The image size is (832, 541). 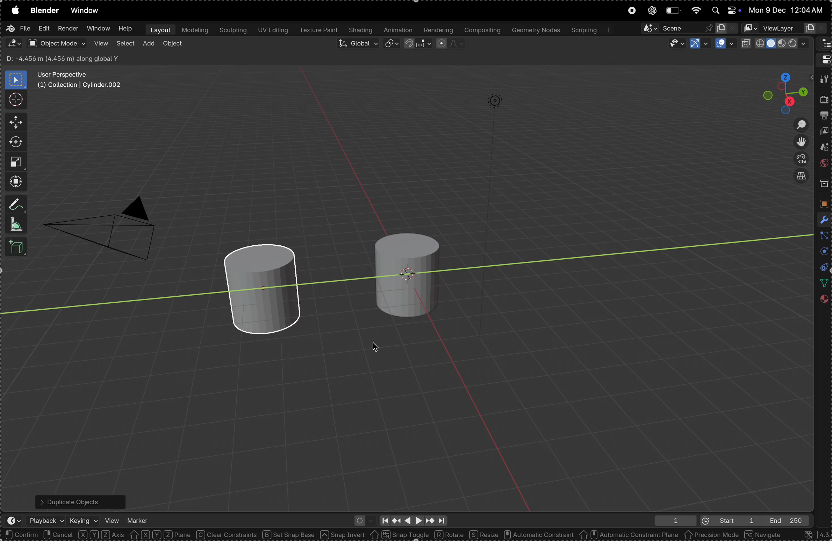 I want to click on view point, so click(x=786, y=91).